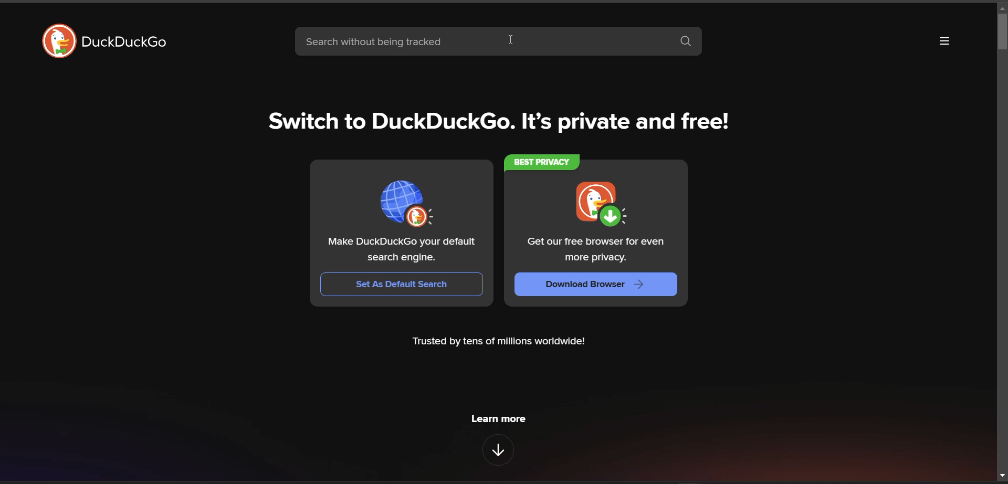  I want to click on set as default browser, so click(403, 285).